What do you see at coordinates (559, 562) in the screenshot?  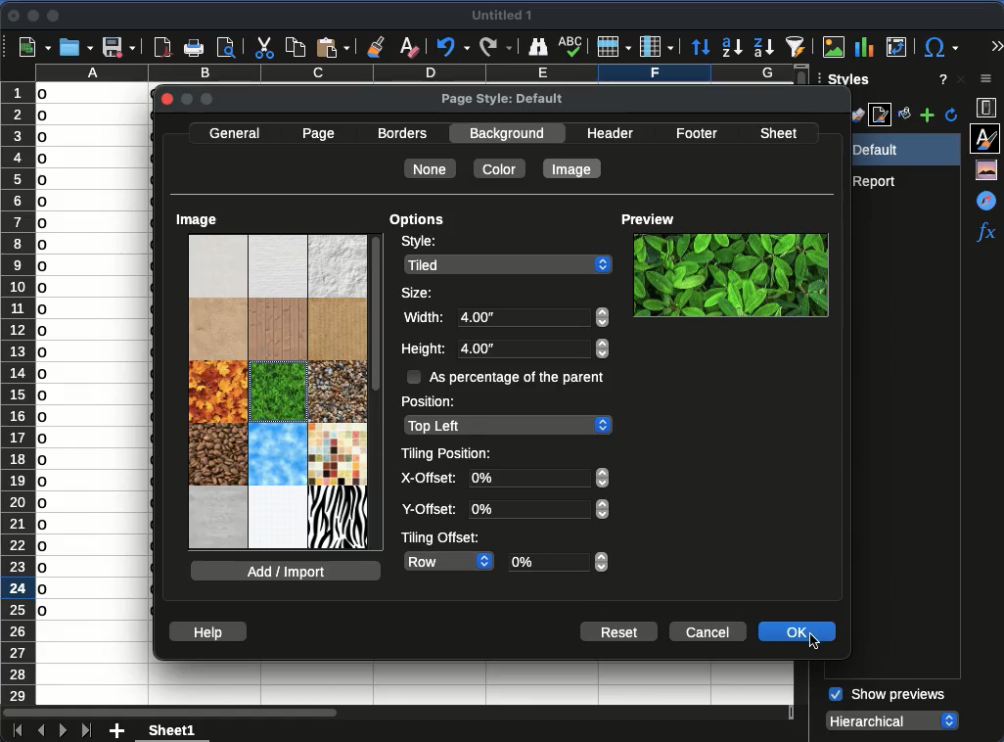 I see `0%` at bounding box center [559, 562].